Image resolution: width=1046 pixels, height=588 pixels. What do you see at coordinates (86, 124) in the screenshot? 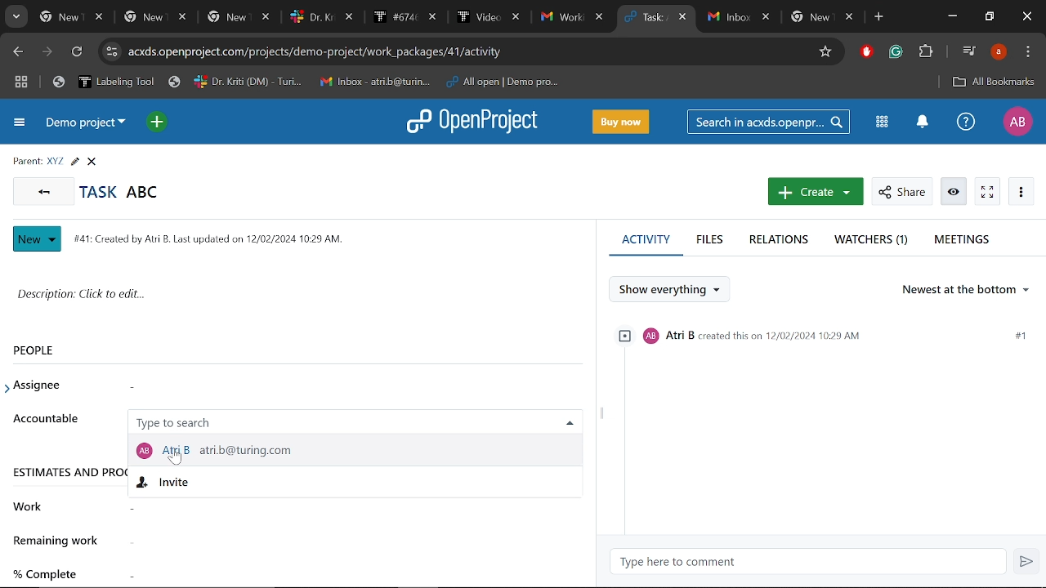
I see `Current project` at bounding box center [86, 124].